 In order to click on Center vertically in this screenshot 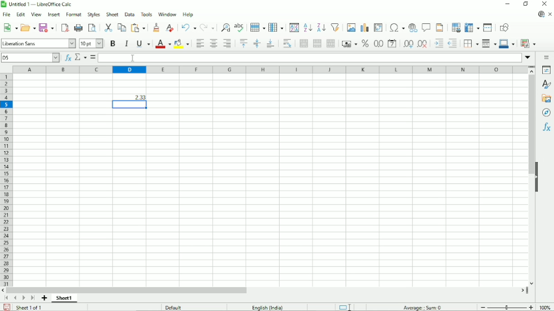, I will do `click(257, 44)`.